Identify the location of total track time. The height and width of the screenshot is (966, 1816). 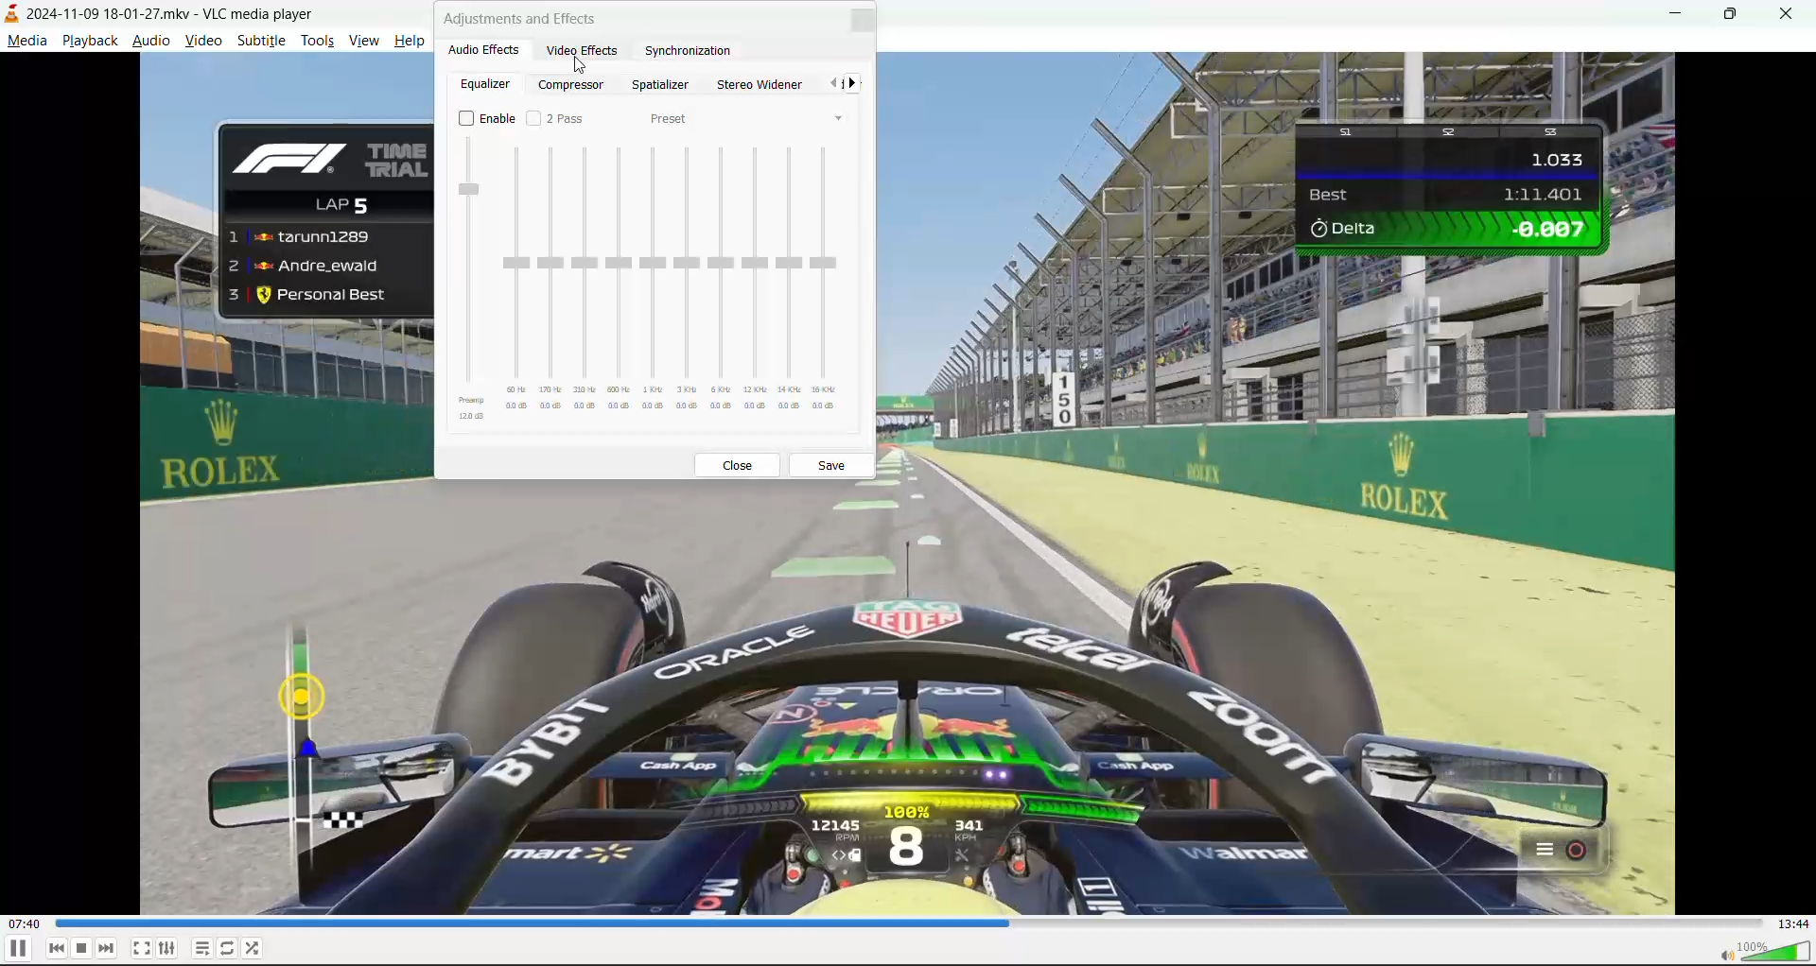
(1793, 924).